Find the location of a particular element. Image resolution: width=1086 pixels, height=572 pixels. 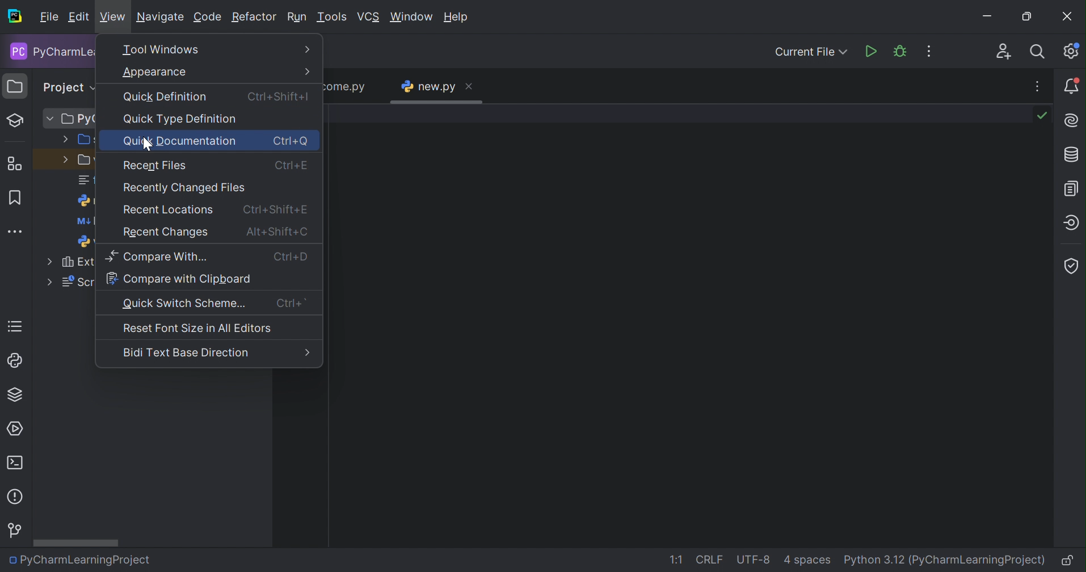

Ctrl+Shift+I is located at coordinates (277, 97).